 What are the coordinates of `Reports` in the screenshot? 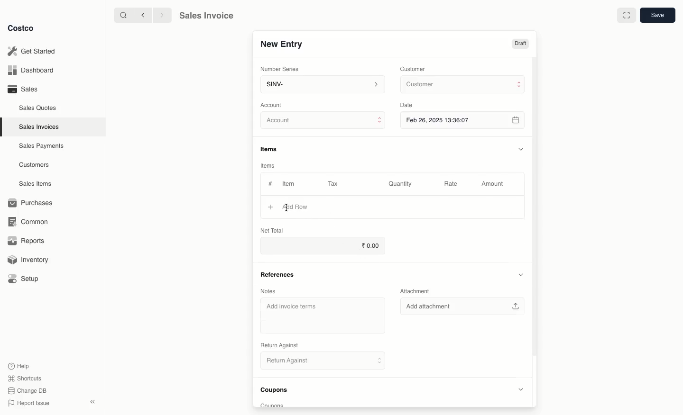 It's located at (27, 242).